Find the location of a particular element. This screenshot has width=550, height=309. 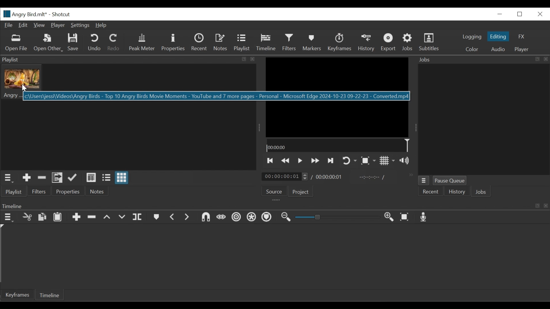

Update is located at coordinates (73, 178).